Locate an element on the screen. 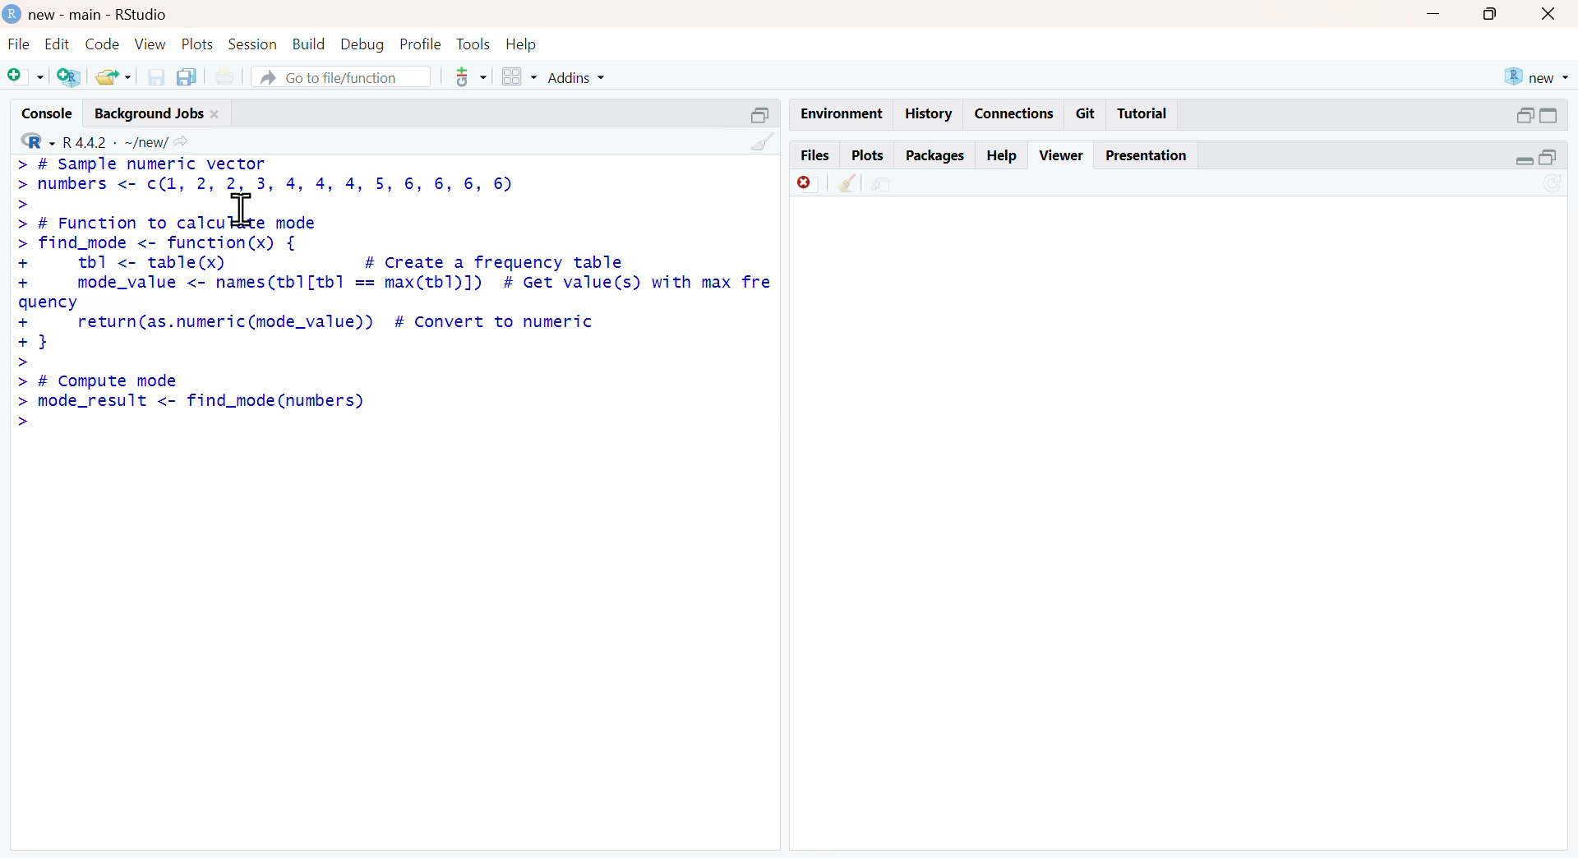  packages is located at coordinates (937, 158).